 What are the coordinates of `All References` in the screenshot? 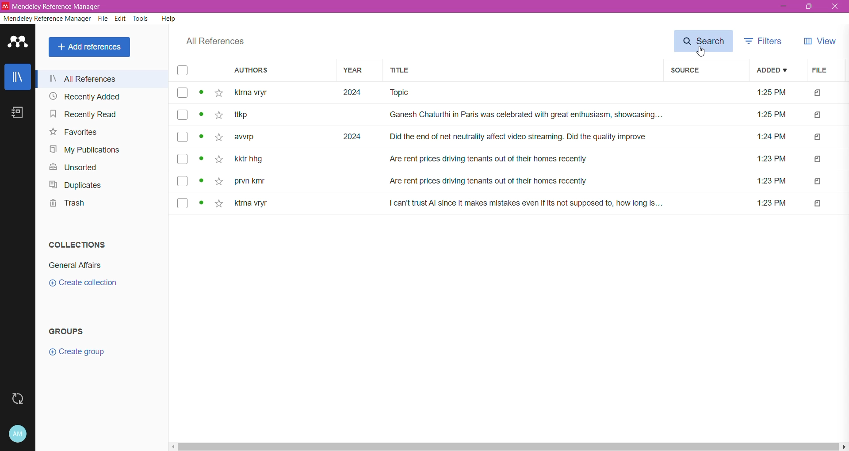 It's located at (214, 42).